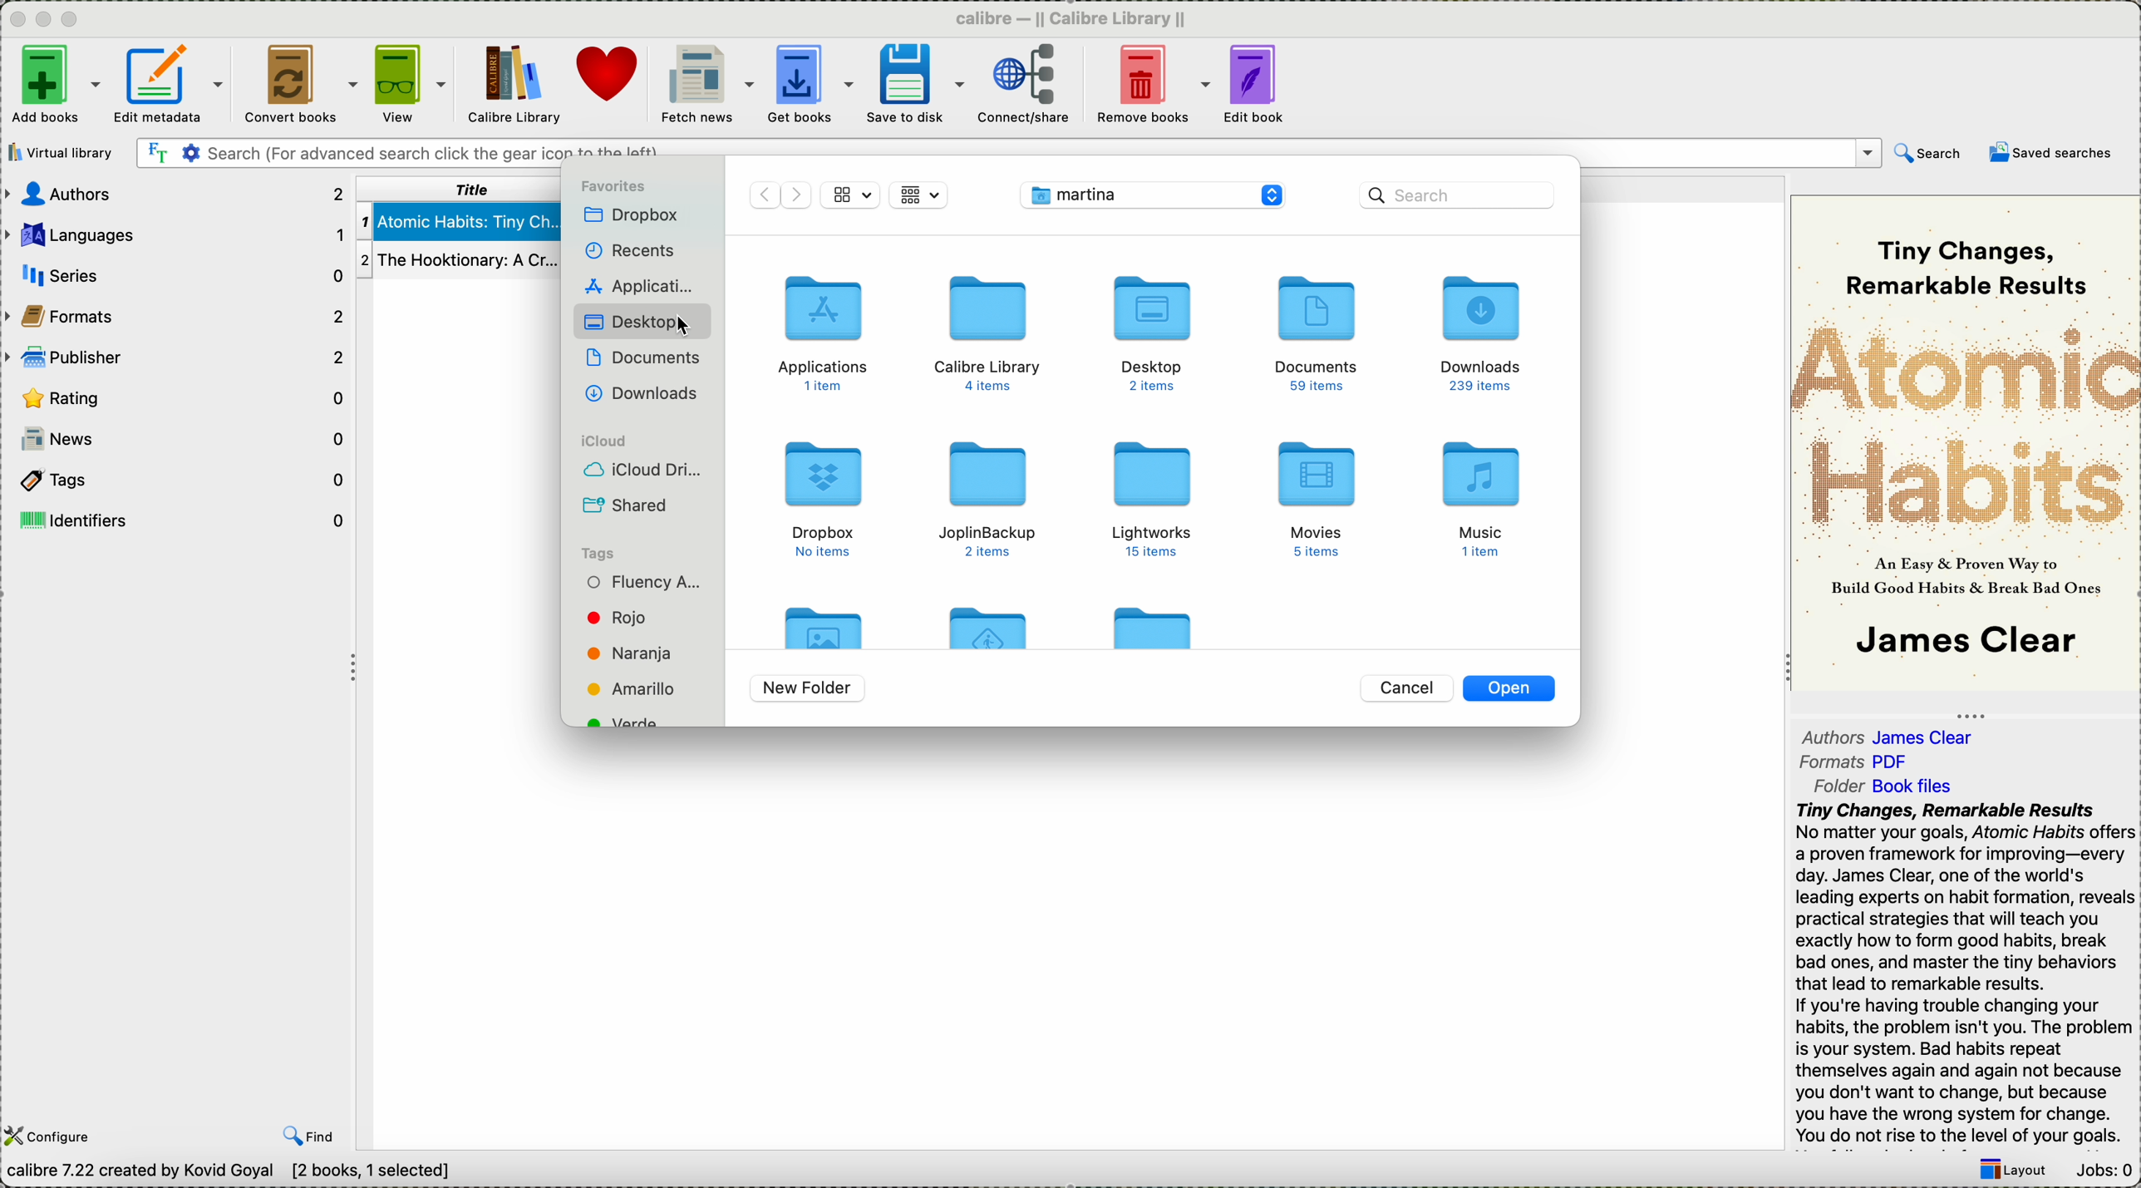 This screenshot has height=1188, width=2141. Describe the element at coordinates (645, 582) in the screenshot. I see `tag` at that location.